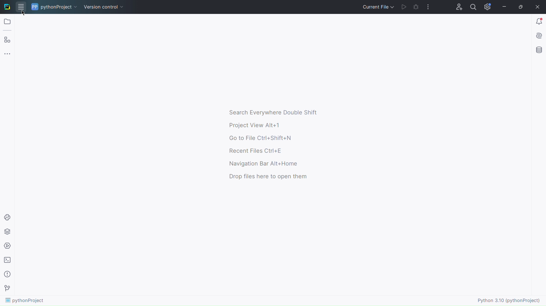 This screenshot has height=306, width=546. Describe the element at coordinates (7, 22) in the screenshot. I see `Open Folder` at that location.